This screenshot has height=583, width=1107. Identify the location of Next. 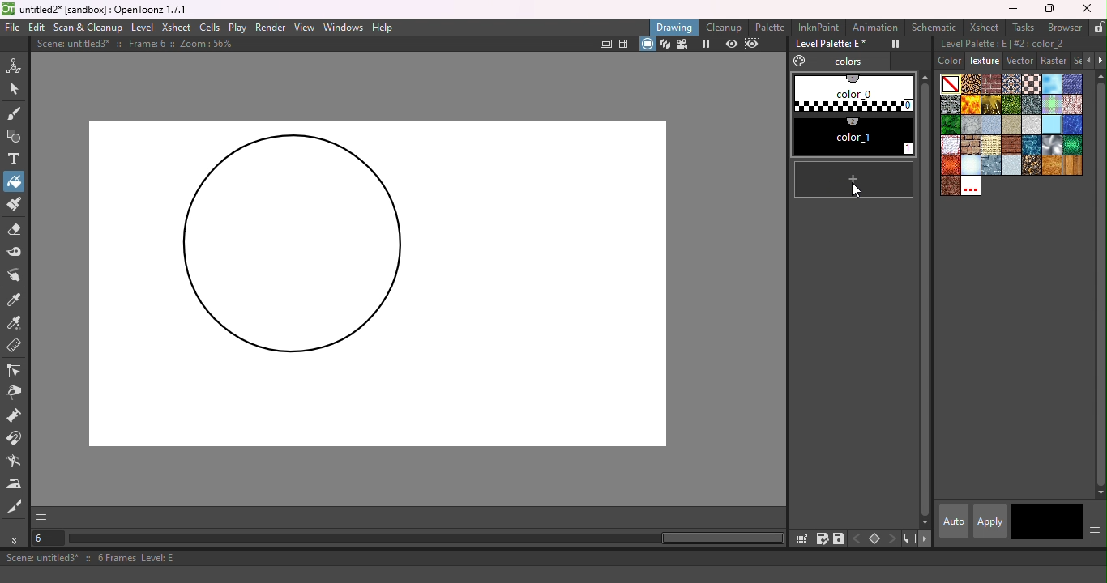
(1100, 61).